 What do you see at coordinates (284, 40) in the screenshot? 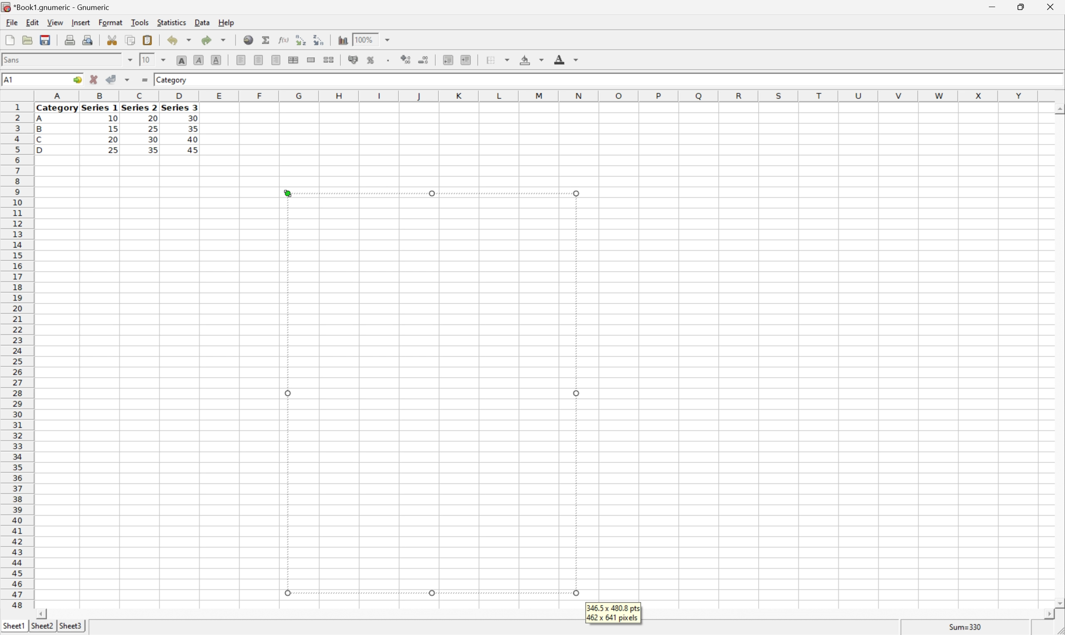
I see `Edit function in current cell` at bounding box center [284, 40].